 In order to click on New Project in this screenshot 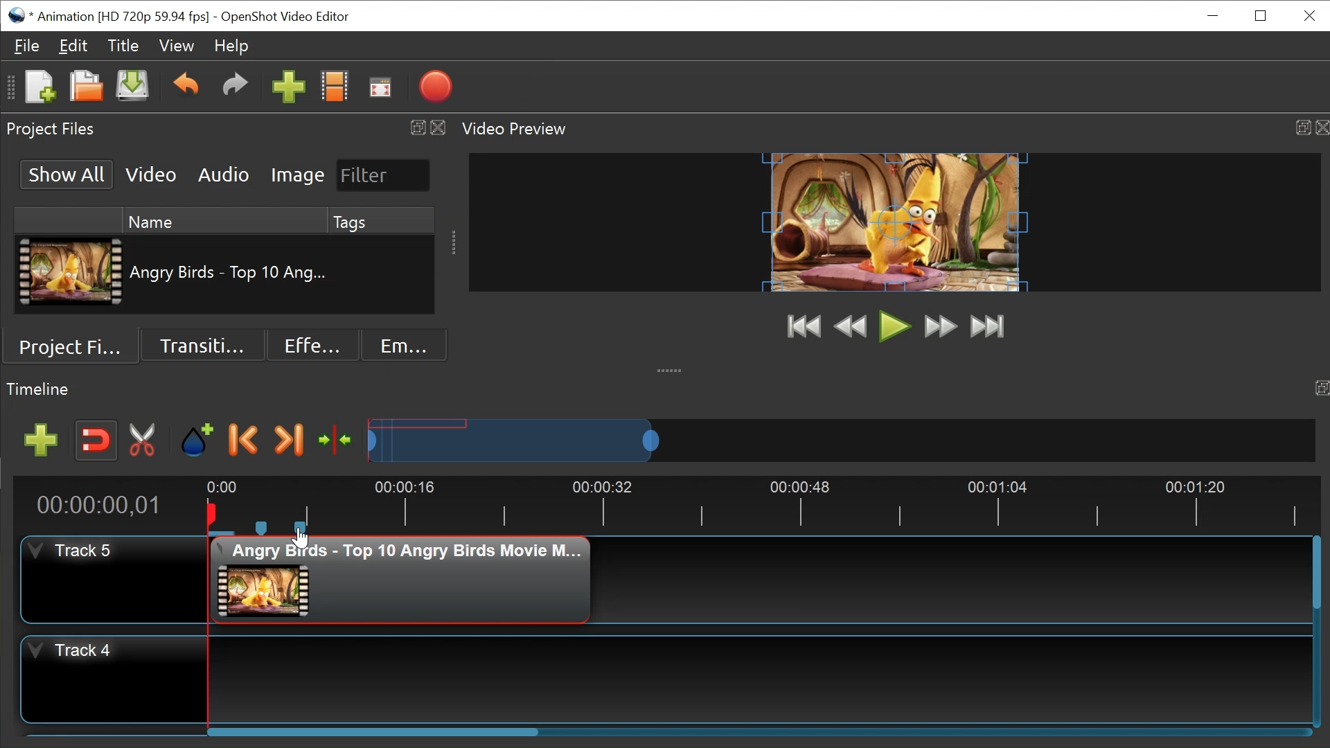, I will do `click(39, 88)`.